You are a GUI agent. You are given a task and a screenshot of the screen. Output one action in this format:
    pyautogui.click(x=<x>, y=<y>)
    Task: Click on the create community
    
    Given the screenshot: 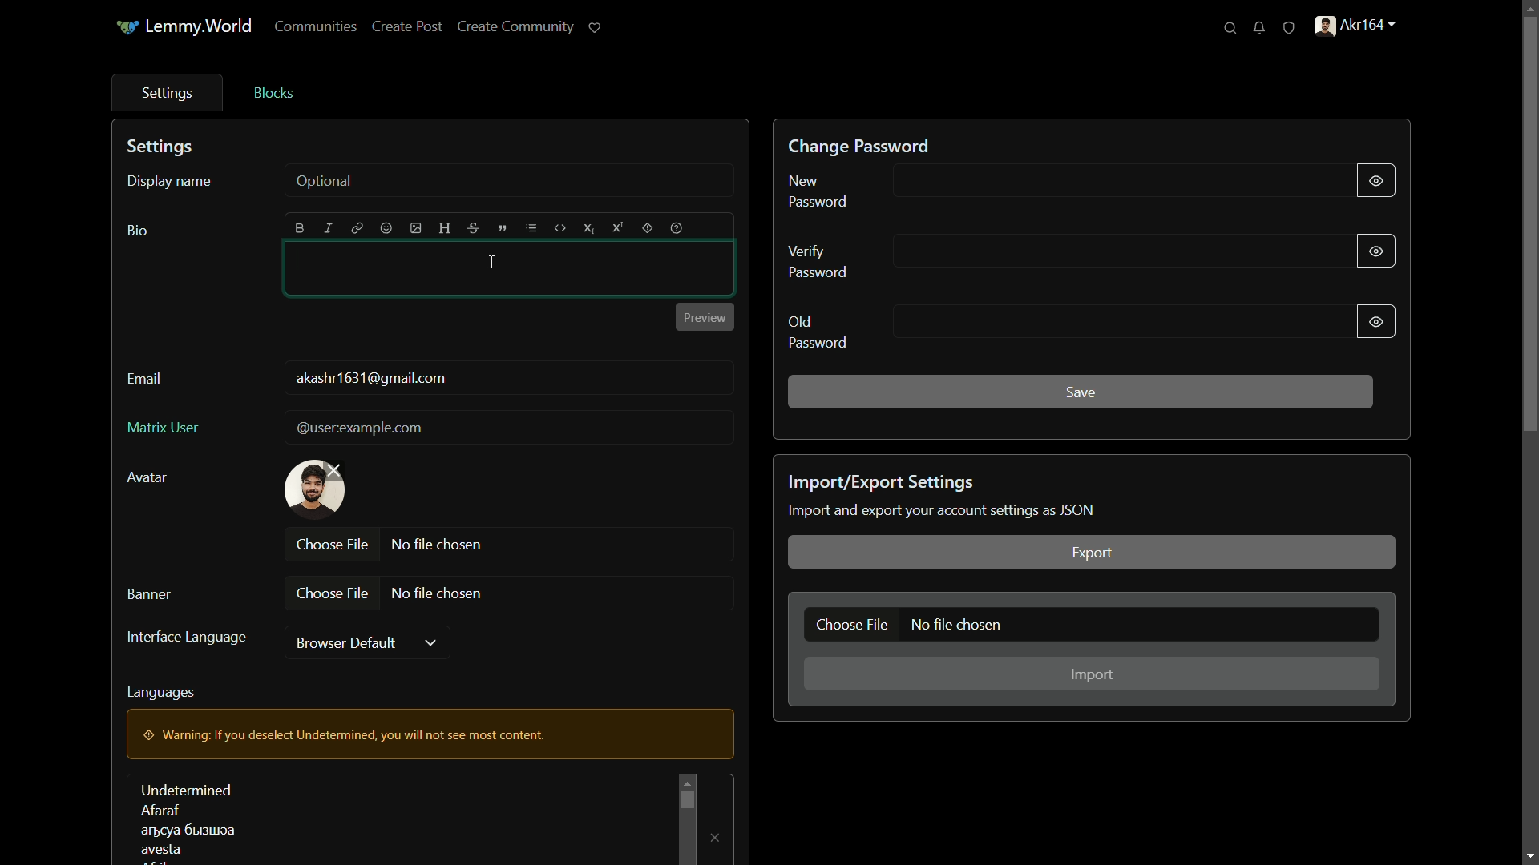 What is the action you would take?
    pyautogui.click(x=517, y=26)
    